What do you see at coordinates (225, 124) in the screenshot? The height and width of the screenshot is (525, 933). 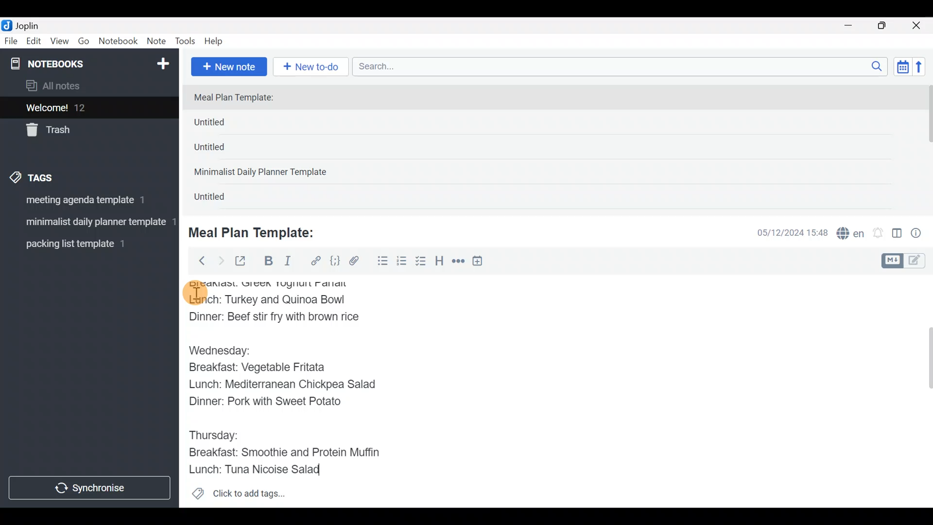 I see `Untitled` at bounding box center [225, 124].